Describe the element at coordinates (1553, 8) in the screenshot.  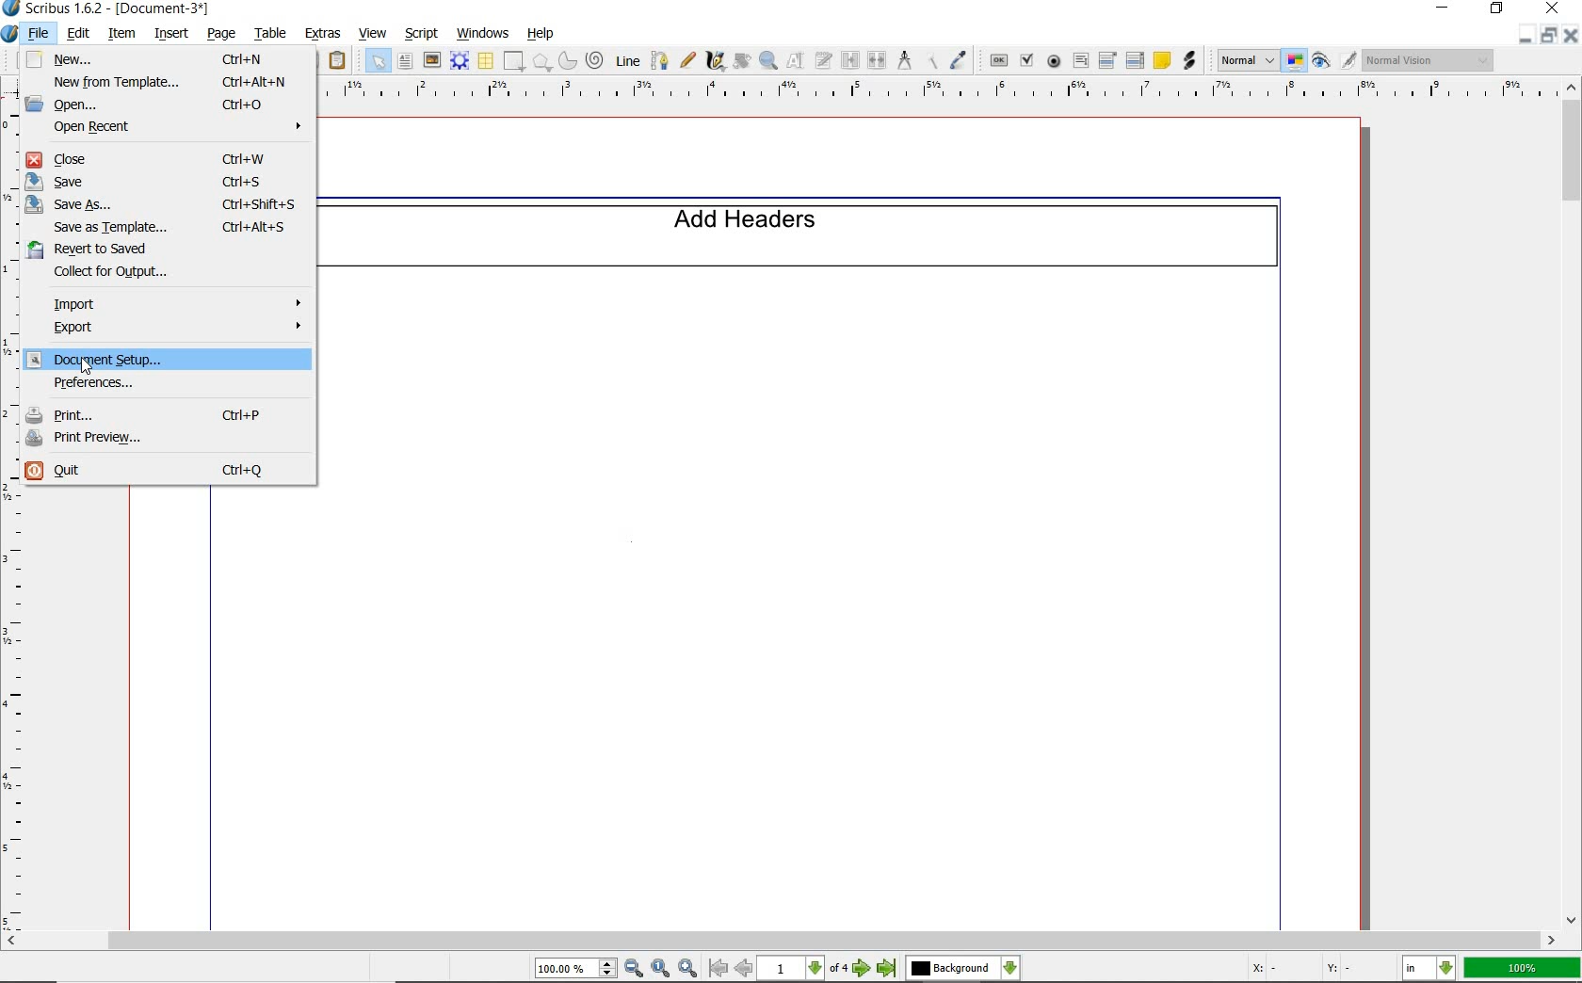
I see `close` at that location.